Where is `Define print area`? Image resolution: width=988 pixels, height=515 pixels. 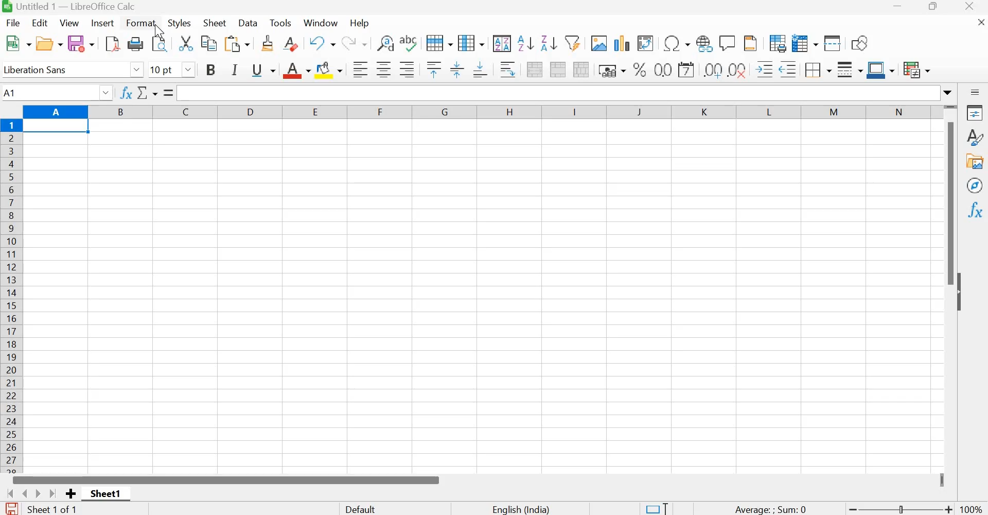 Define print area is located at coordinates (775, 43).